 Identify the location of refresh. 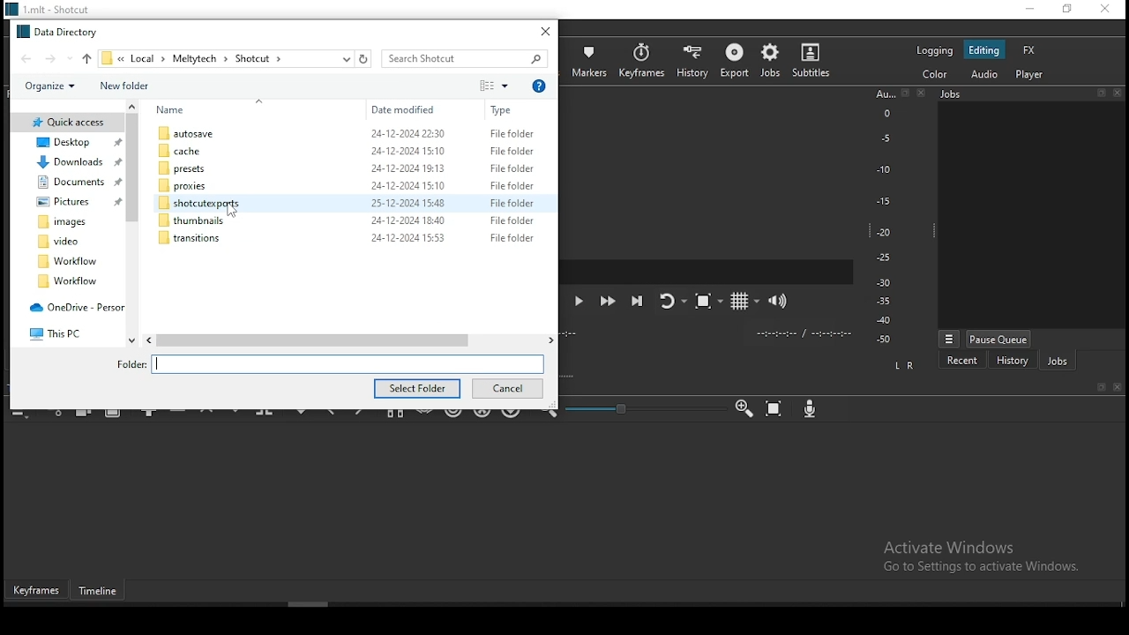
(363, 59).